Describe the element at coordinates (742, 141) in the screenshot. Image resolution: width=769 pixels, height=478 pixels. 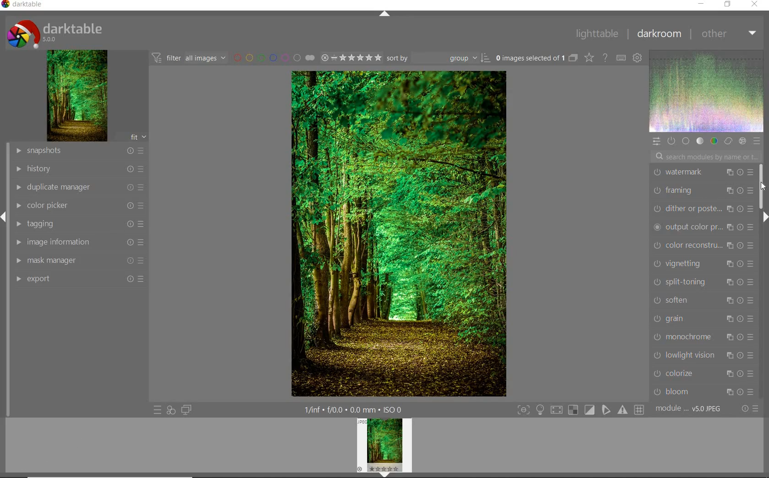
I see `EFFECT` at that location.